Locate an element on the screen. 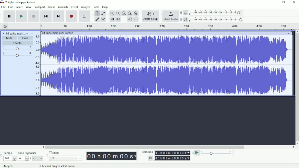  Solo is located at coordinates (26, 38).